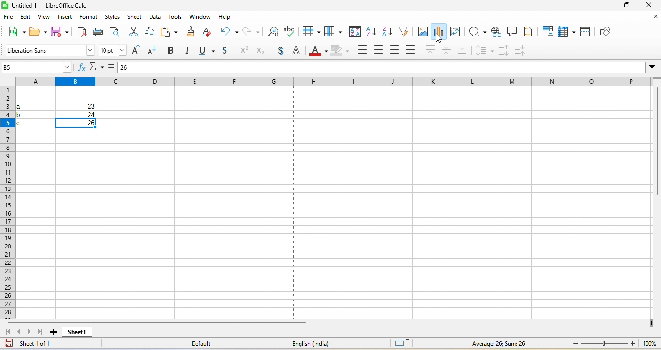 This screenshot has width=661, height=350. Describe the element at coordinates (14, 33) in the screenshot. I see `new` at that location.